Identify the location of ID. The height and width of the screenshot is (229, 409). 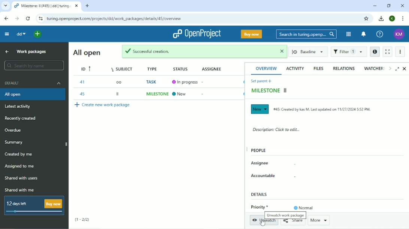
(87, 69).